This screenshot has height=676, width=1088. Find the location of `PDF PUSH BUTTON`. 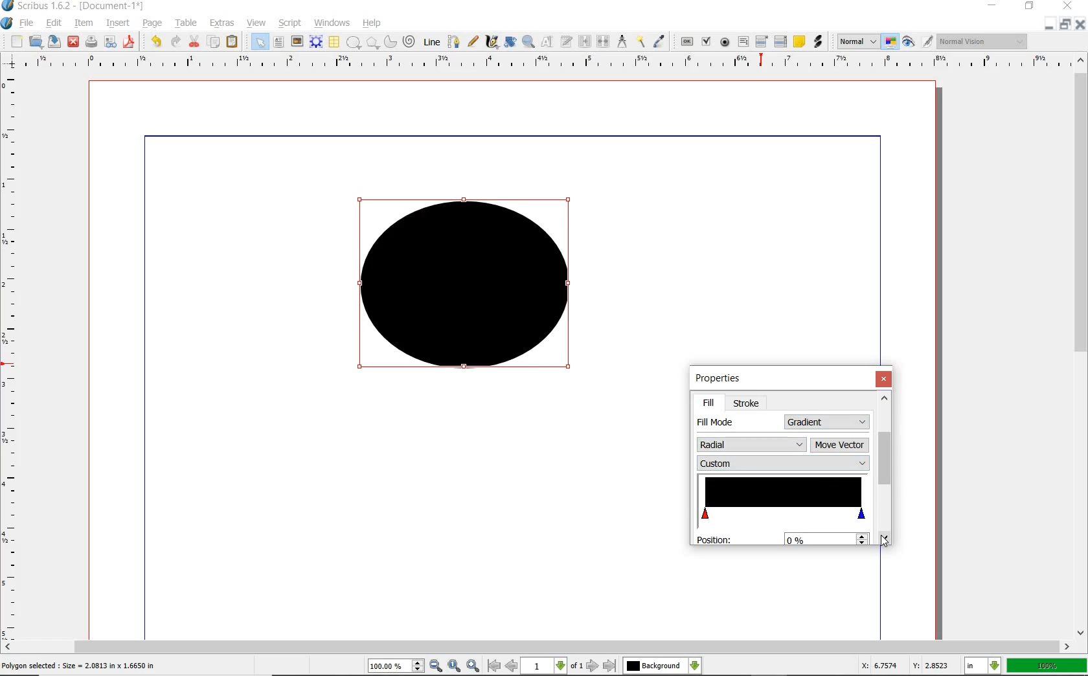

PDF PUSH BUTTON is located at coordinates (686, 42).